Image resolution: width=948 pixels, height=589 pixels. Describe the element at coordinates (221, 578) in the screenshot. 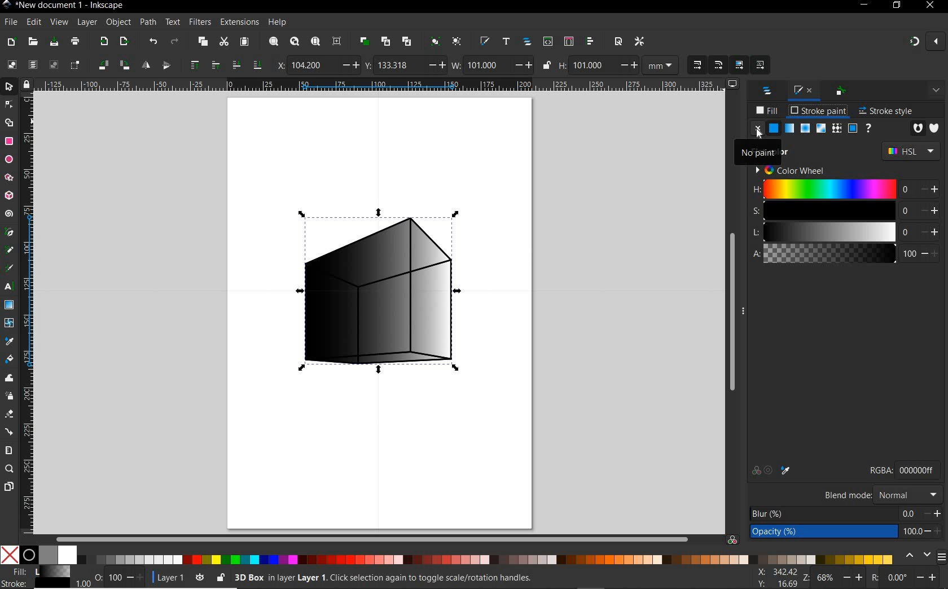

I see `LOCK OR UNLOCK CURRENT LAYER` at that location.